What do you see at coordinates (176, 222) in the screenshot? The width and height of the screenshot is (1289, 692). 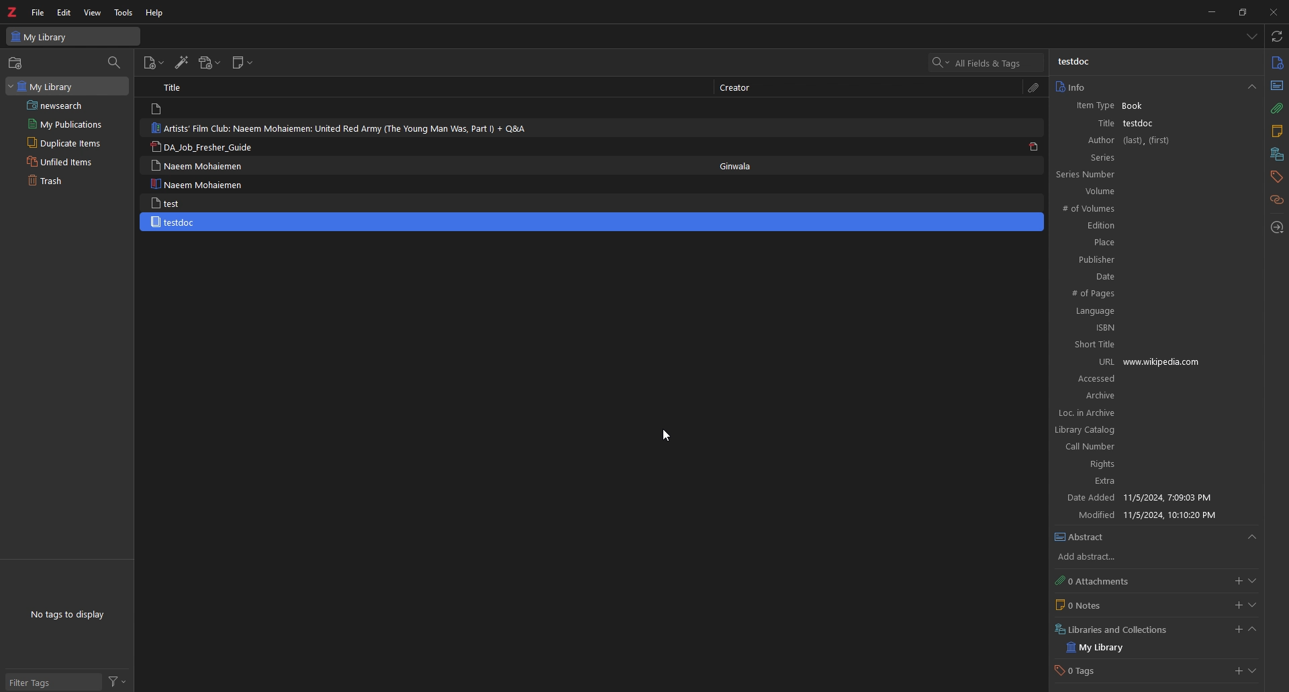 I see `testdoc` at bounding box center [176, 222].